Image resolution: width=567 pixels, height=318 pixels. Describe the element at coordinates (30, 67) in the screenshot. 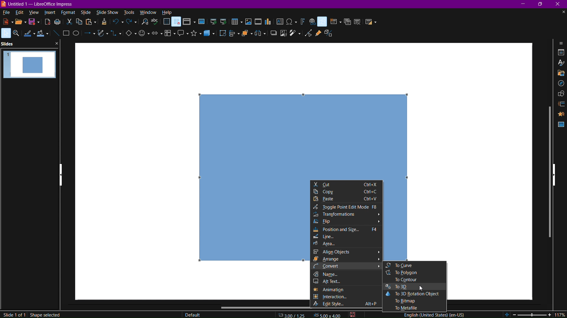

I see `Slide 1` at that location.